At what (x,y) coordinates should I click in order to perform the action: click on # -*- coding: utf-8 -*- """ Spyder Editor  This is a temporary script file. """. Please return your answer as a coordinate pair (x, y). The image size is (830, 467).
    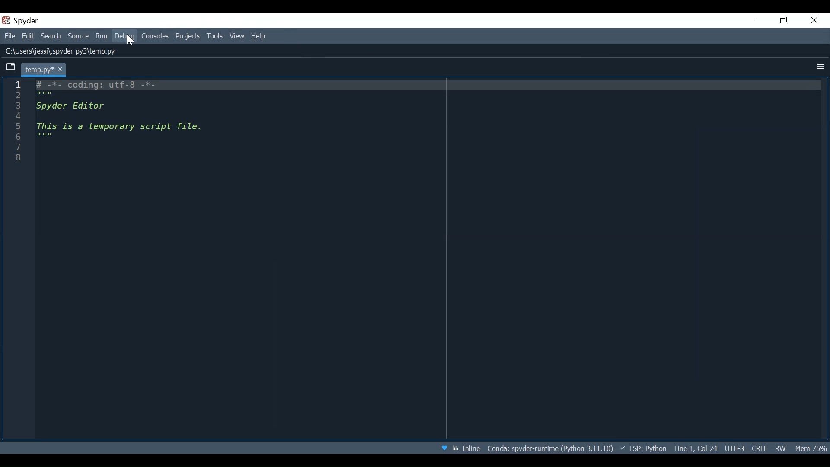
    Looking at the image, I should click on (431, 125).